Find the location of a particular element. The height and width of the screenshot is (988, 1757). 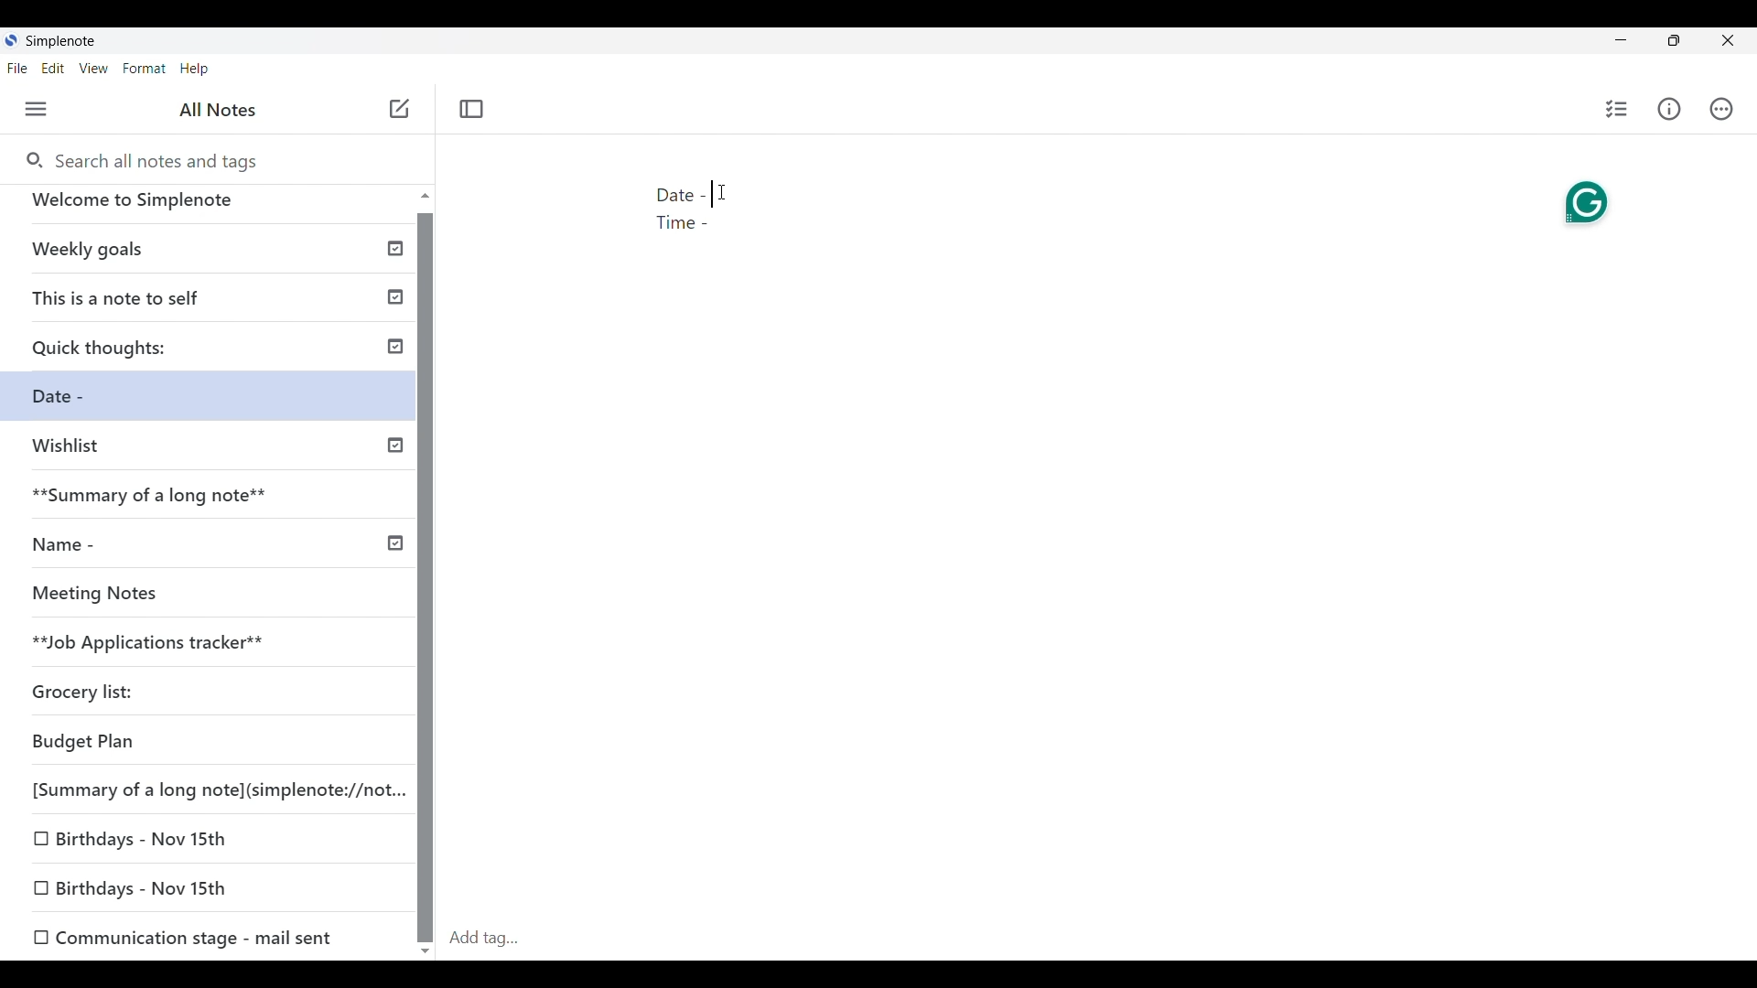

Unpublished note is located at coordinates (213, 454).